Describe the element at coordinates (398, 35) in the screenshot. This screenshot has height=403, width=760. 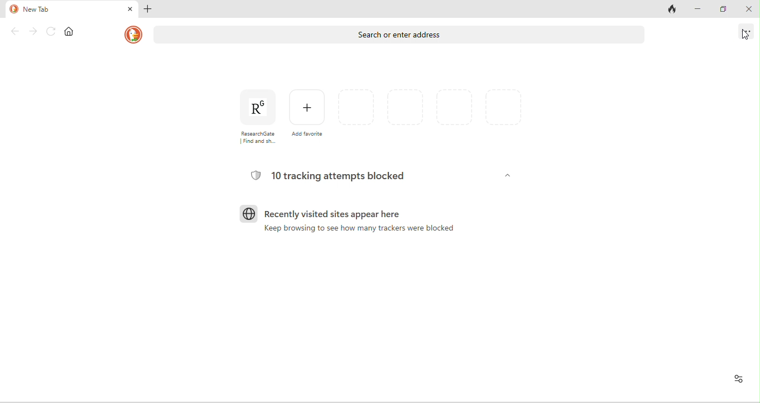
I see `search or enter address` at that location.